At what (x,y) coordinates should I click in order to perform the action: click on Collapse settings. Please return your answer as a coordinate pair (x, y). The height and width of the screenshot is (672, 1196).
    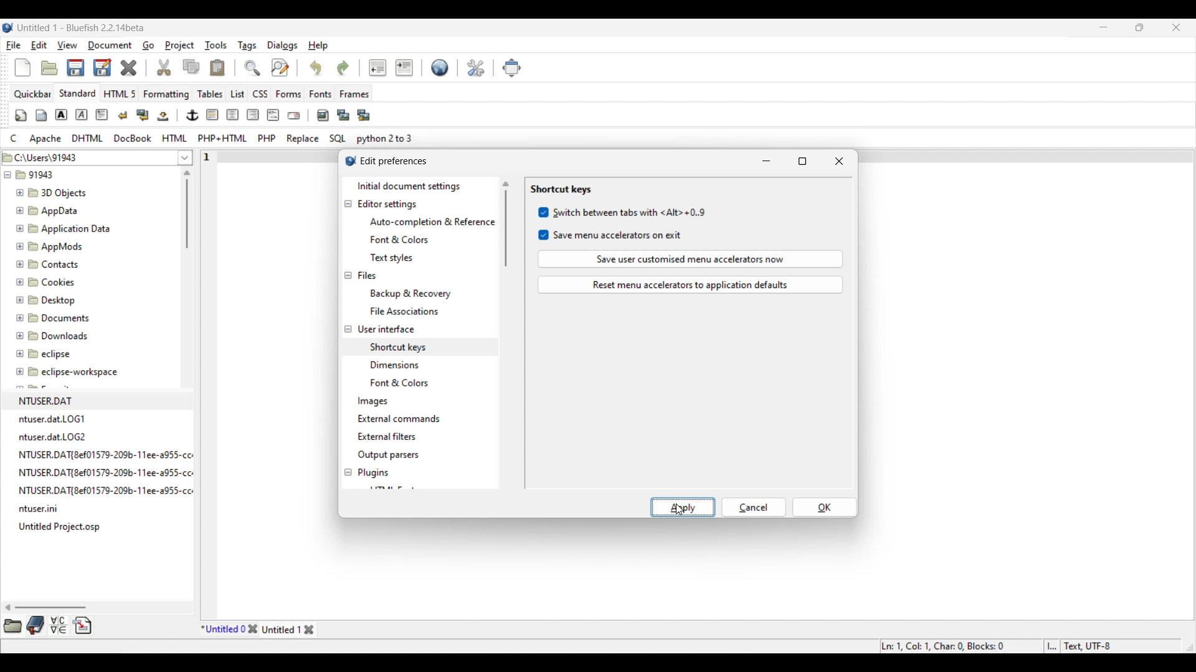
    Looking at the image, I should click on (348, 338).